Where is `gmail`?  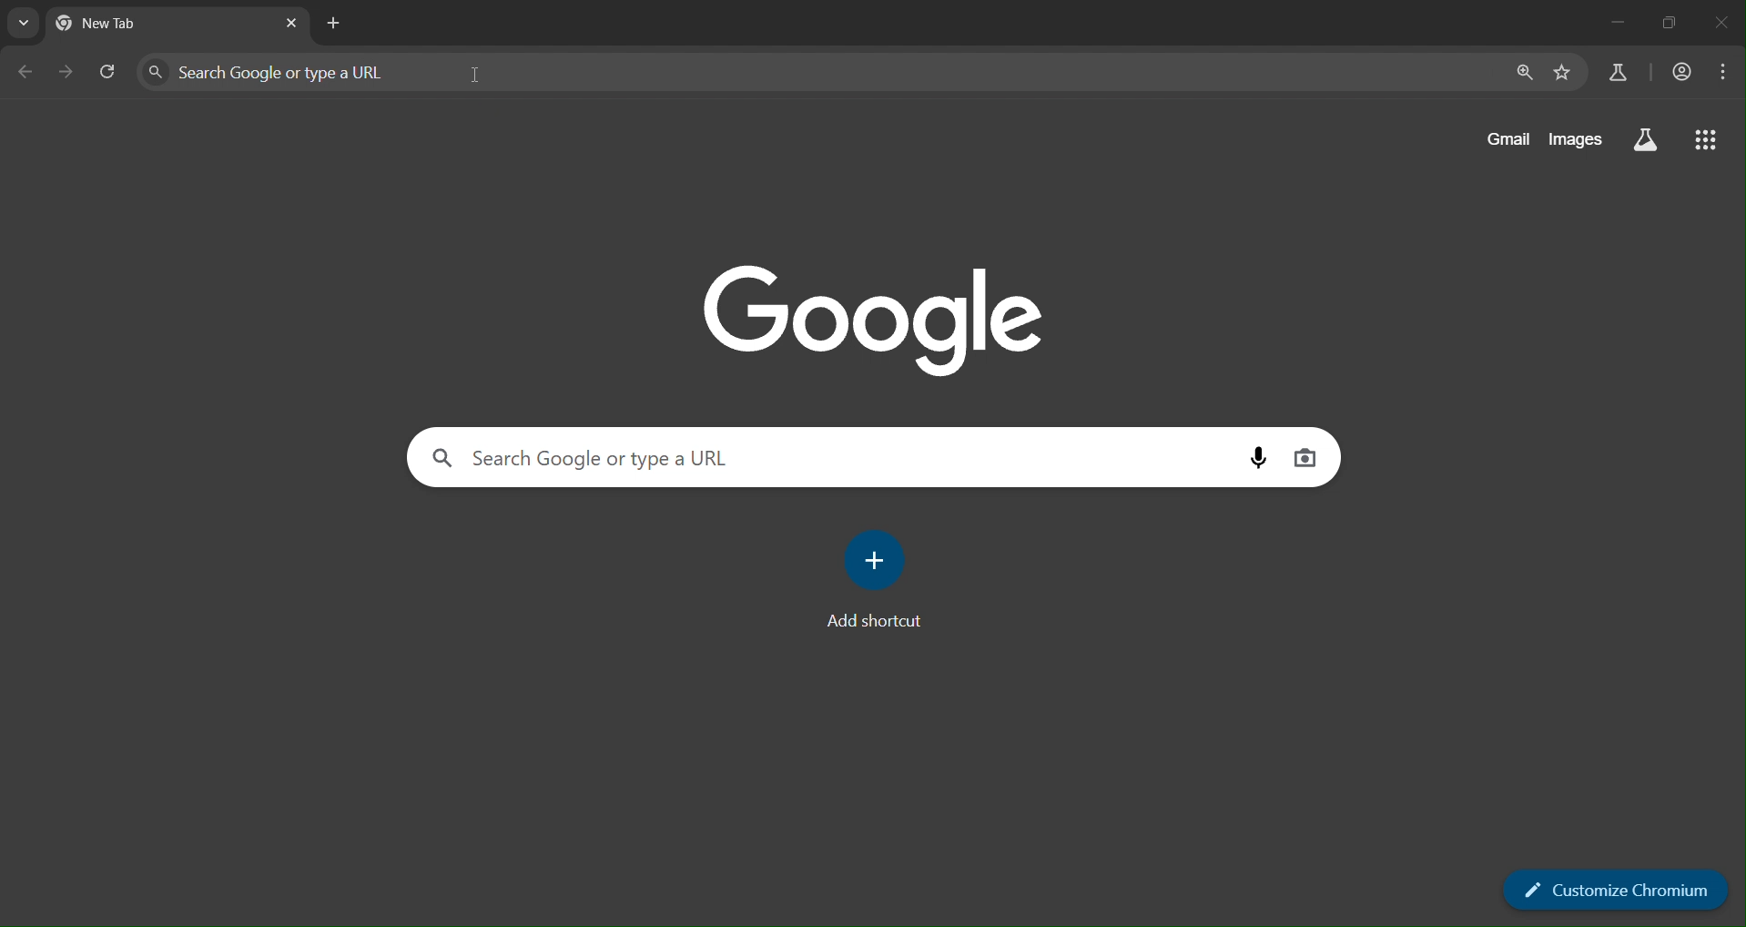 gmail is located at coordinates (1508, 142).